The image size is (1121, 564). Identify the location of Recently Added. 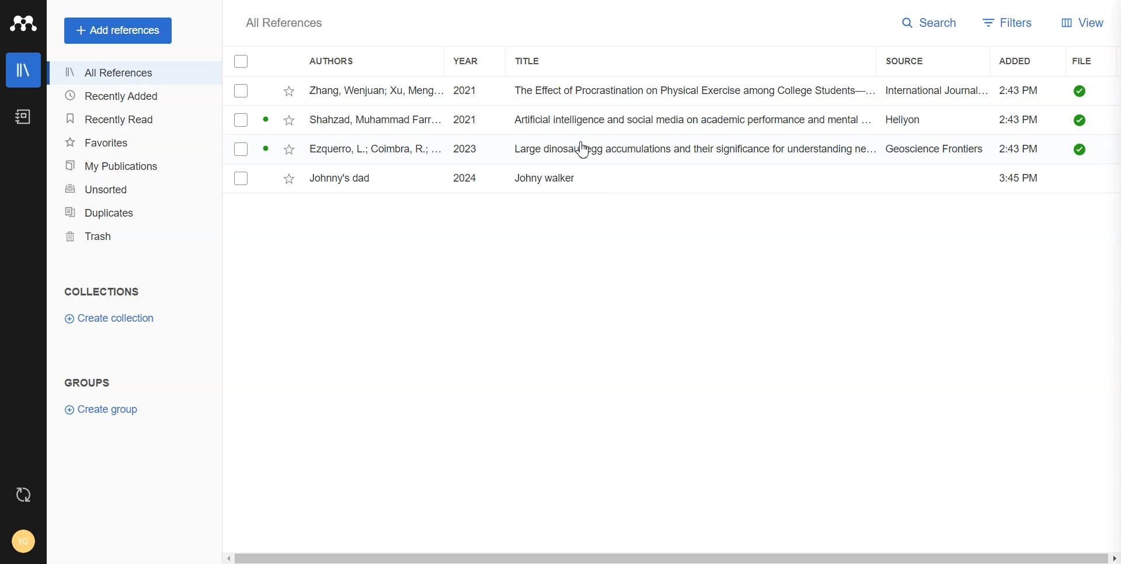
(128, 95).